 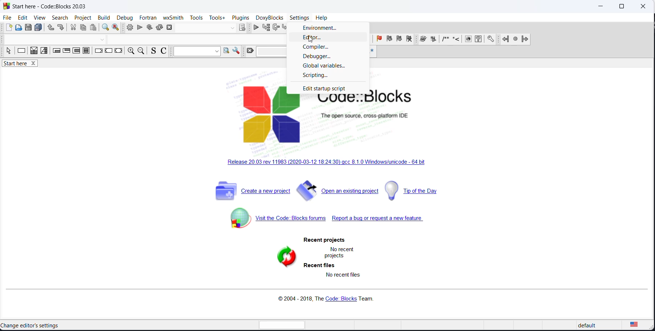 I want to click on close, so click(x=642, y=6).